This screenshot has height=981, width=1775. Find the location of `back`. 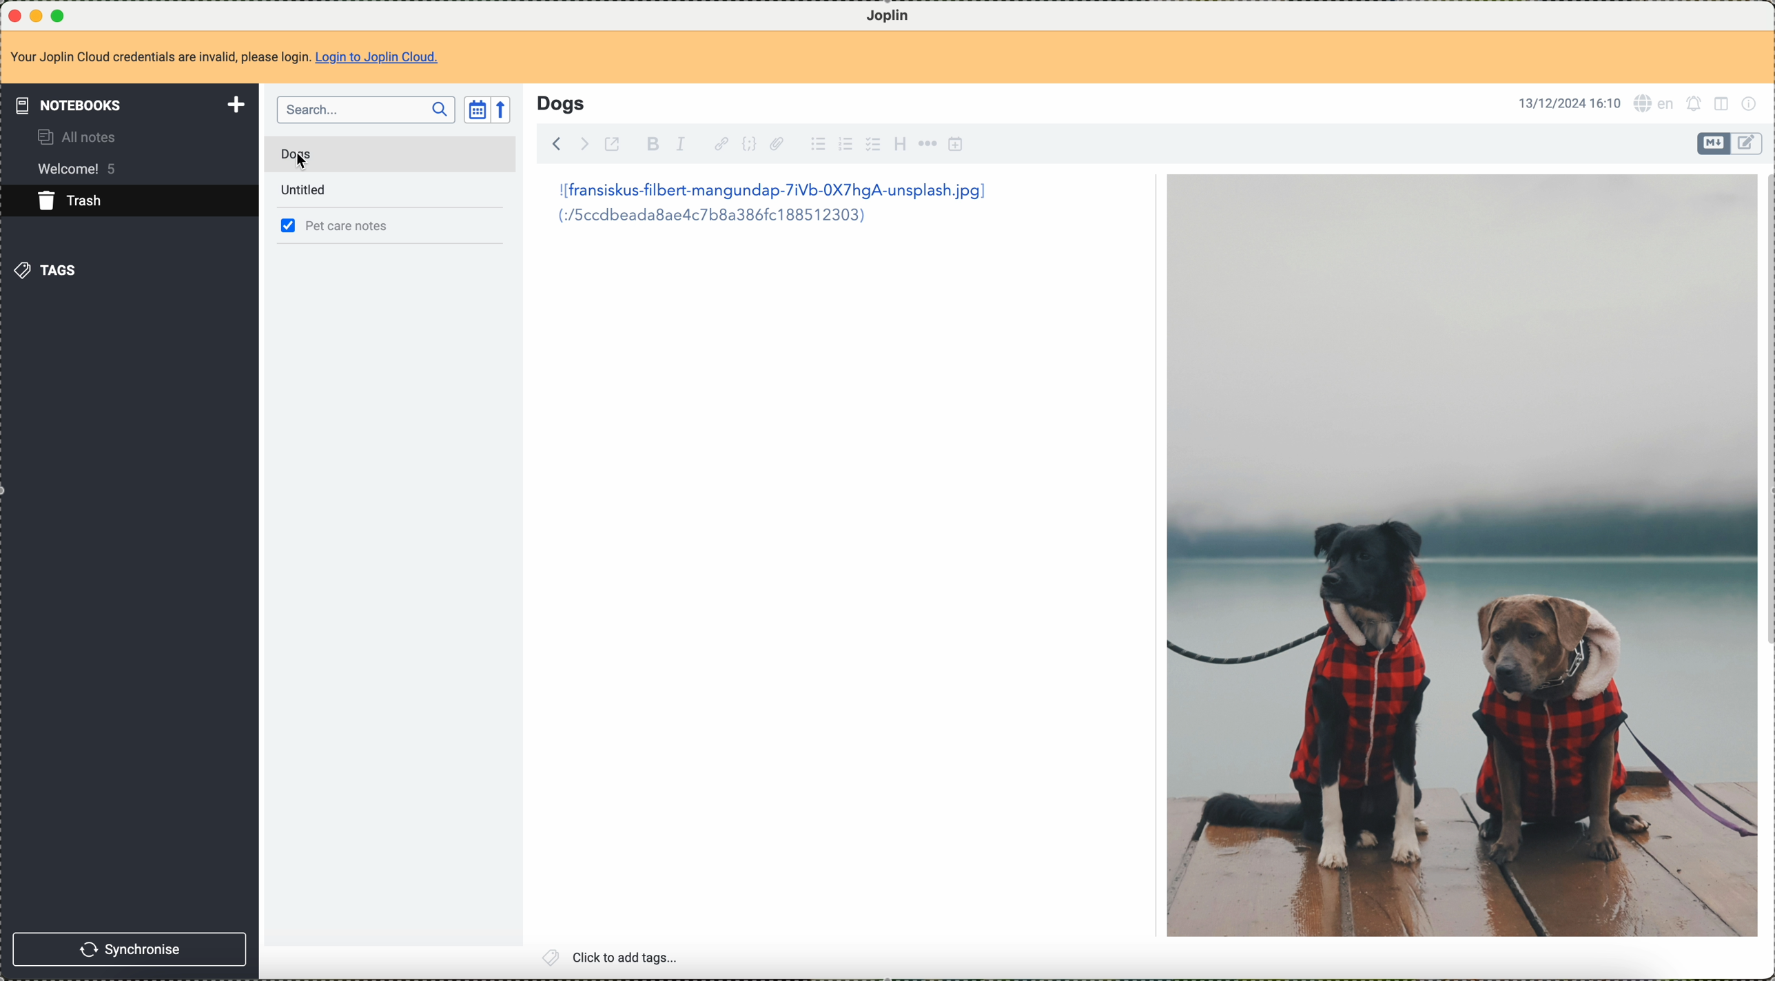

back is located at coordinates (559, 143).